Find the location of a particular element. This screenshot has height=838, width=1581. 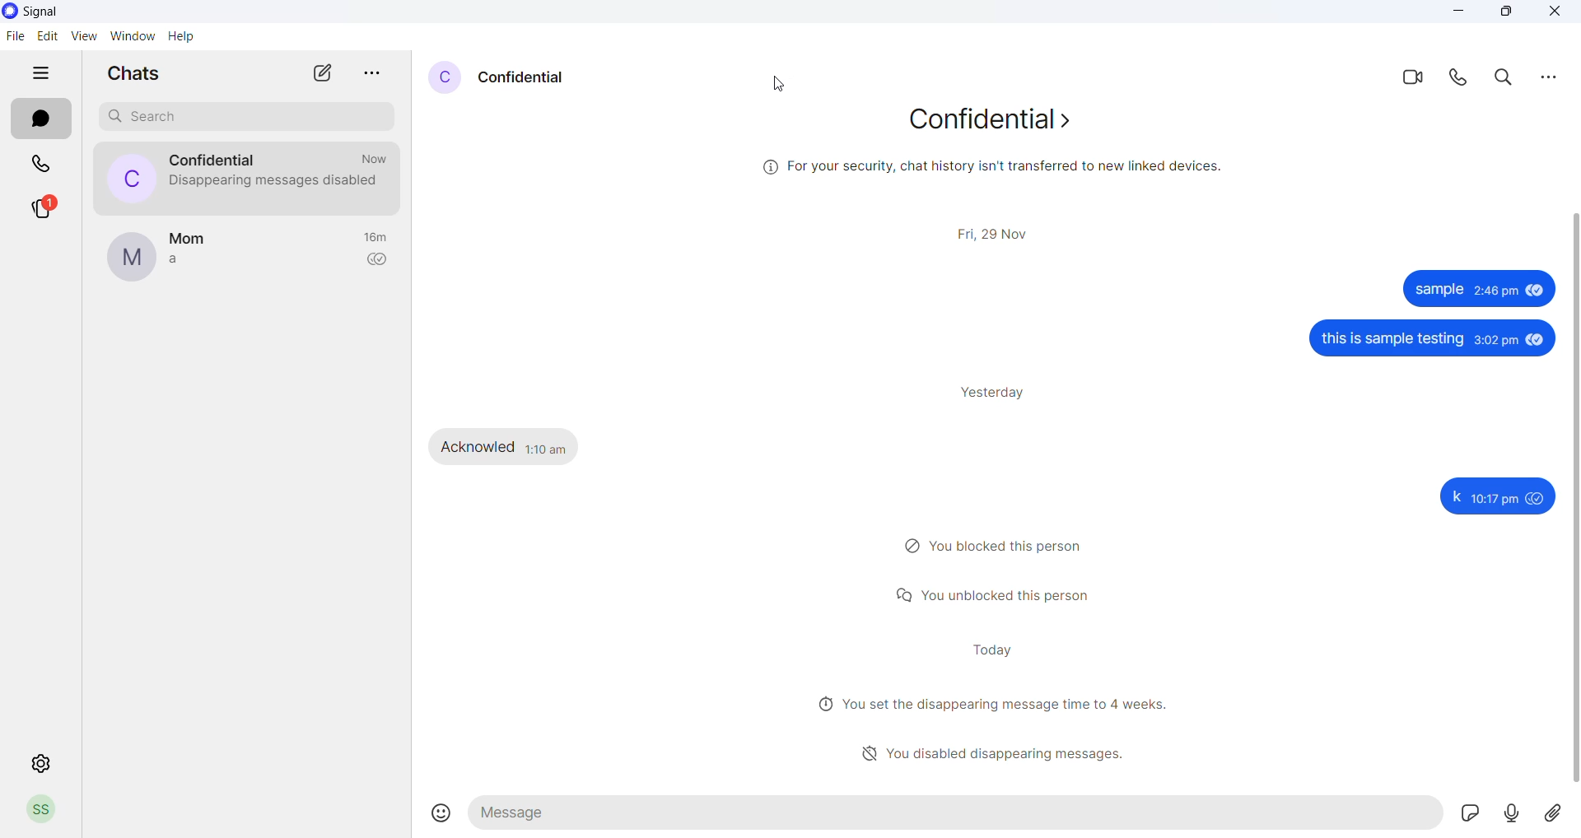

more options is located at coordinates (374, 72).